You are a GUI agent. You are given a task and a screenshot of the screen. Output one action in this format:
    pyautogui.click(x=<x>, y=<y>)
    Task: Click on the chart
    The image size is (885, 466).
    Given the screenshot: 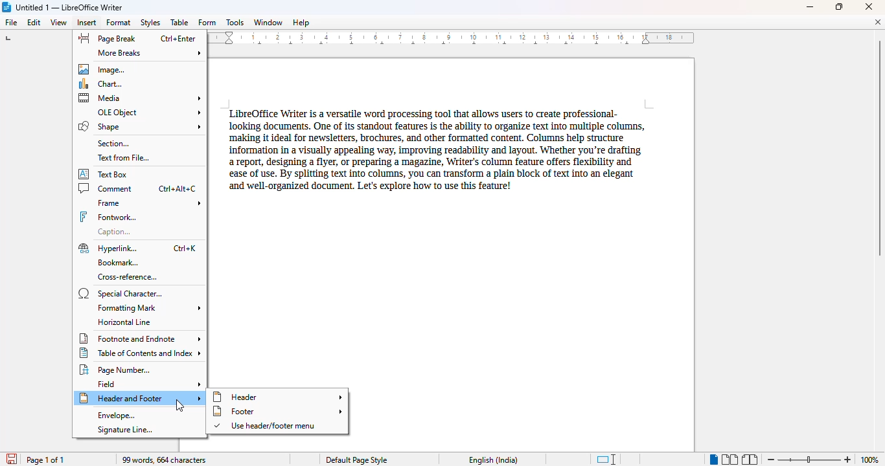 What is the action you would take?
    pyautogui.click(x=104, y=85)
    